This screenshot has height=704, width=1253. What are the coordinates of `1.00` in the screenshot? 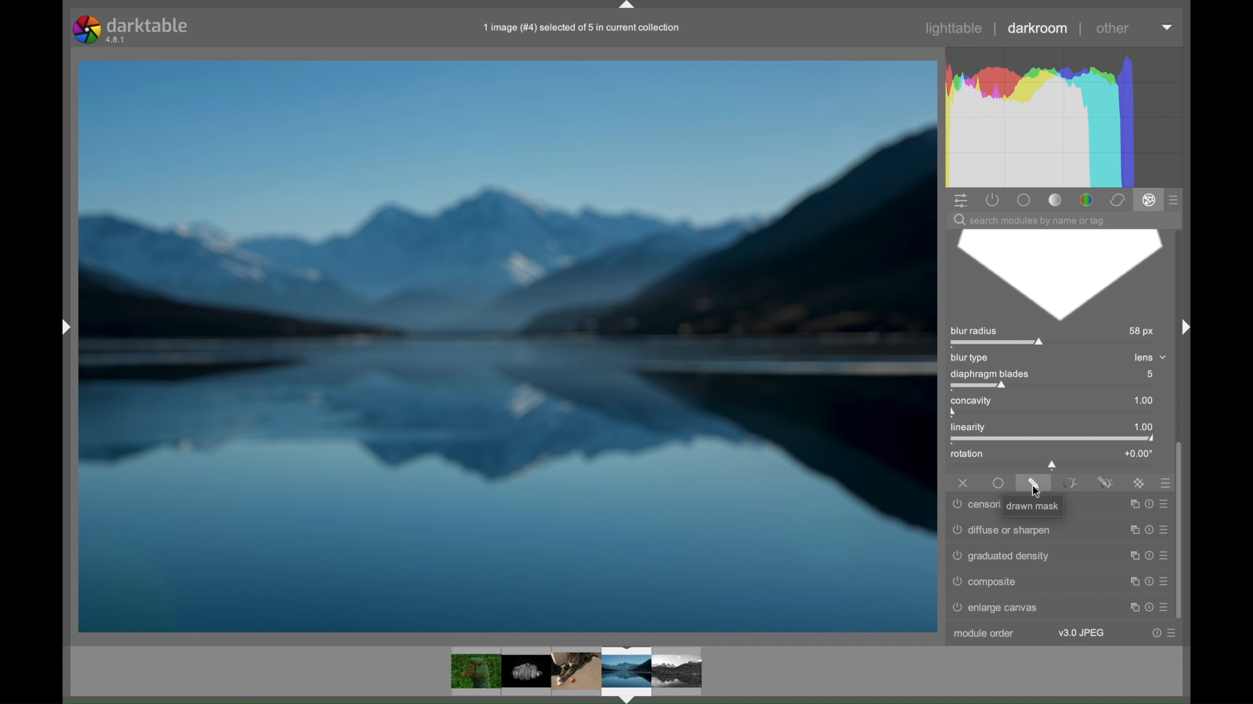 It's located at (1137, 401).